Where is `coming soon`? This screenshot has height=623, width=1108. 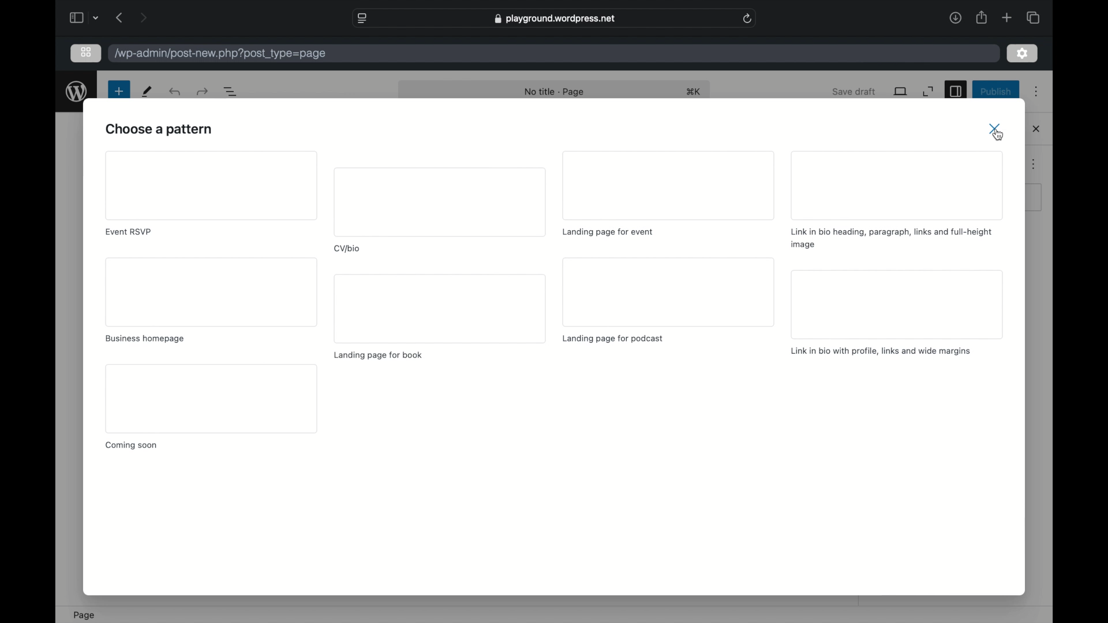
coming soon is located at coordinates (132, 445).